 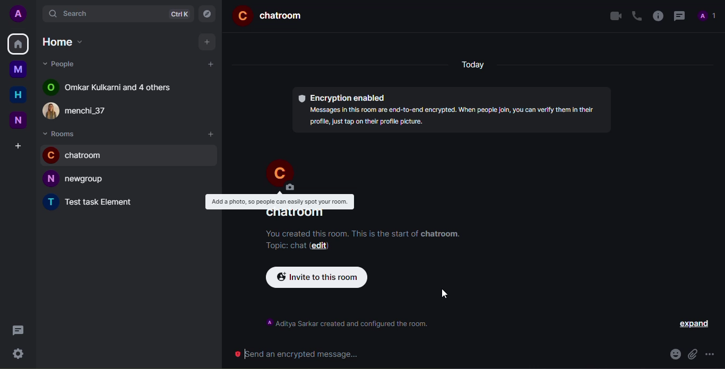 What do you see at coordinates (679, 16) in the screenshot?
I see `threads` at bounding box center [679, 16].